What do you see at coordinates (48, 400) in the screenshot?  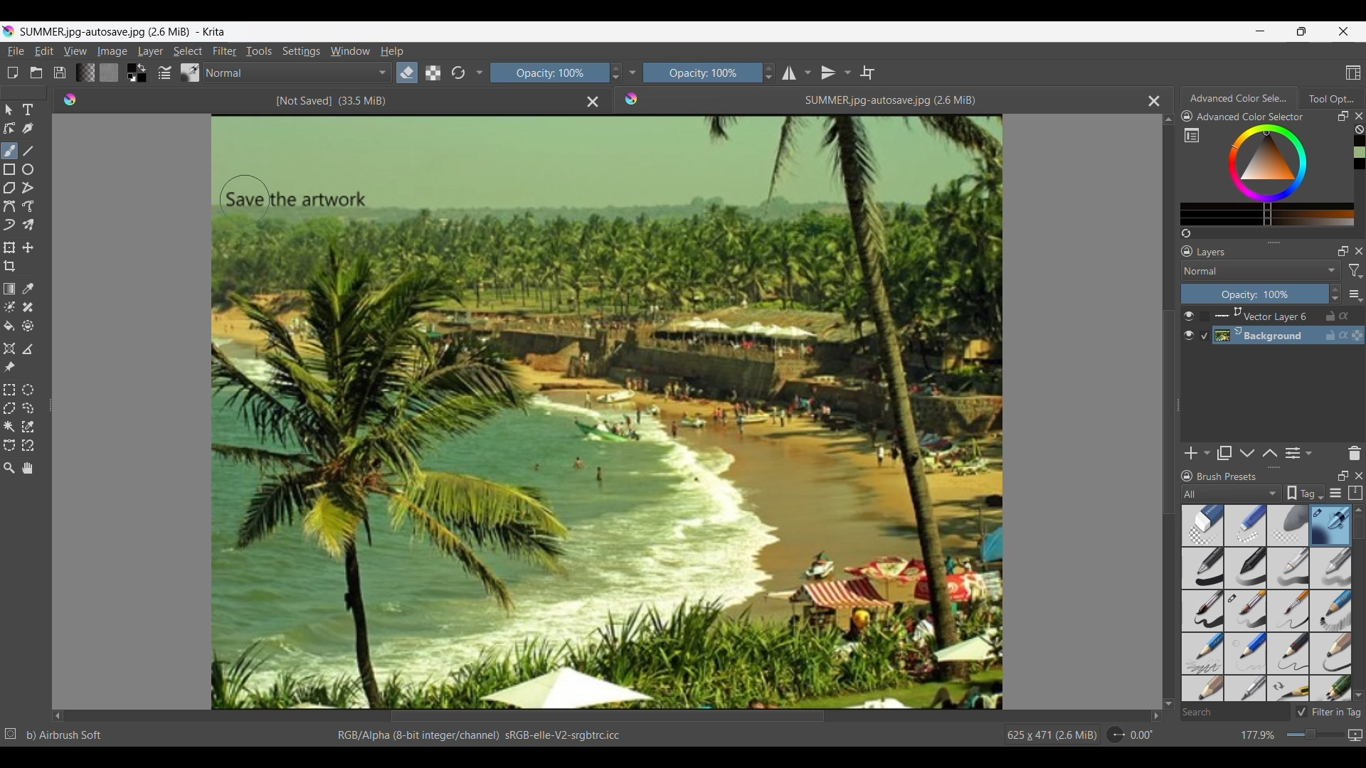 I see `Change width of panels attached to this line` at bounding box center [48, 400].